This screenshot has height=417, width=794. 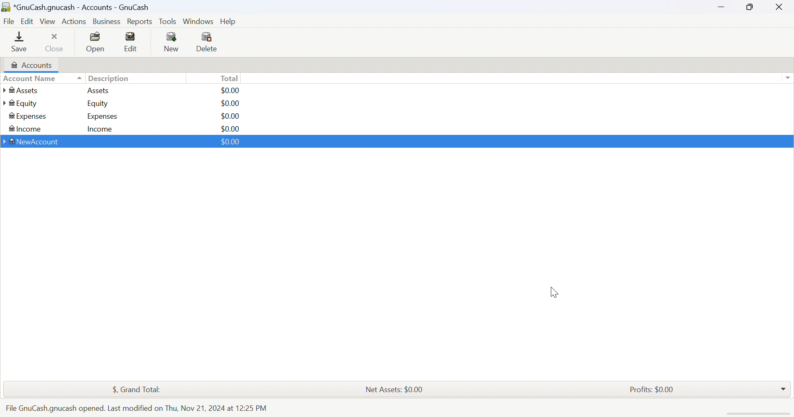 What do you see at coordinates (784, 387) in the screenshot?
I see `Drop Down` at bounding box center [784, 387].